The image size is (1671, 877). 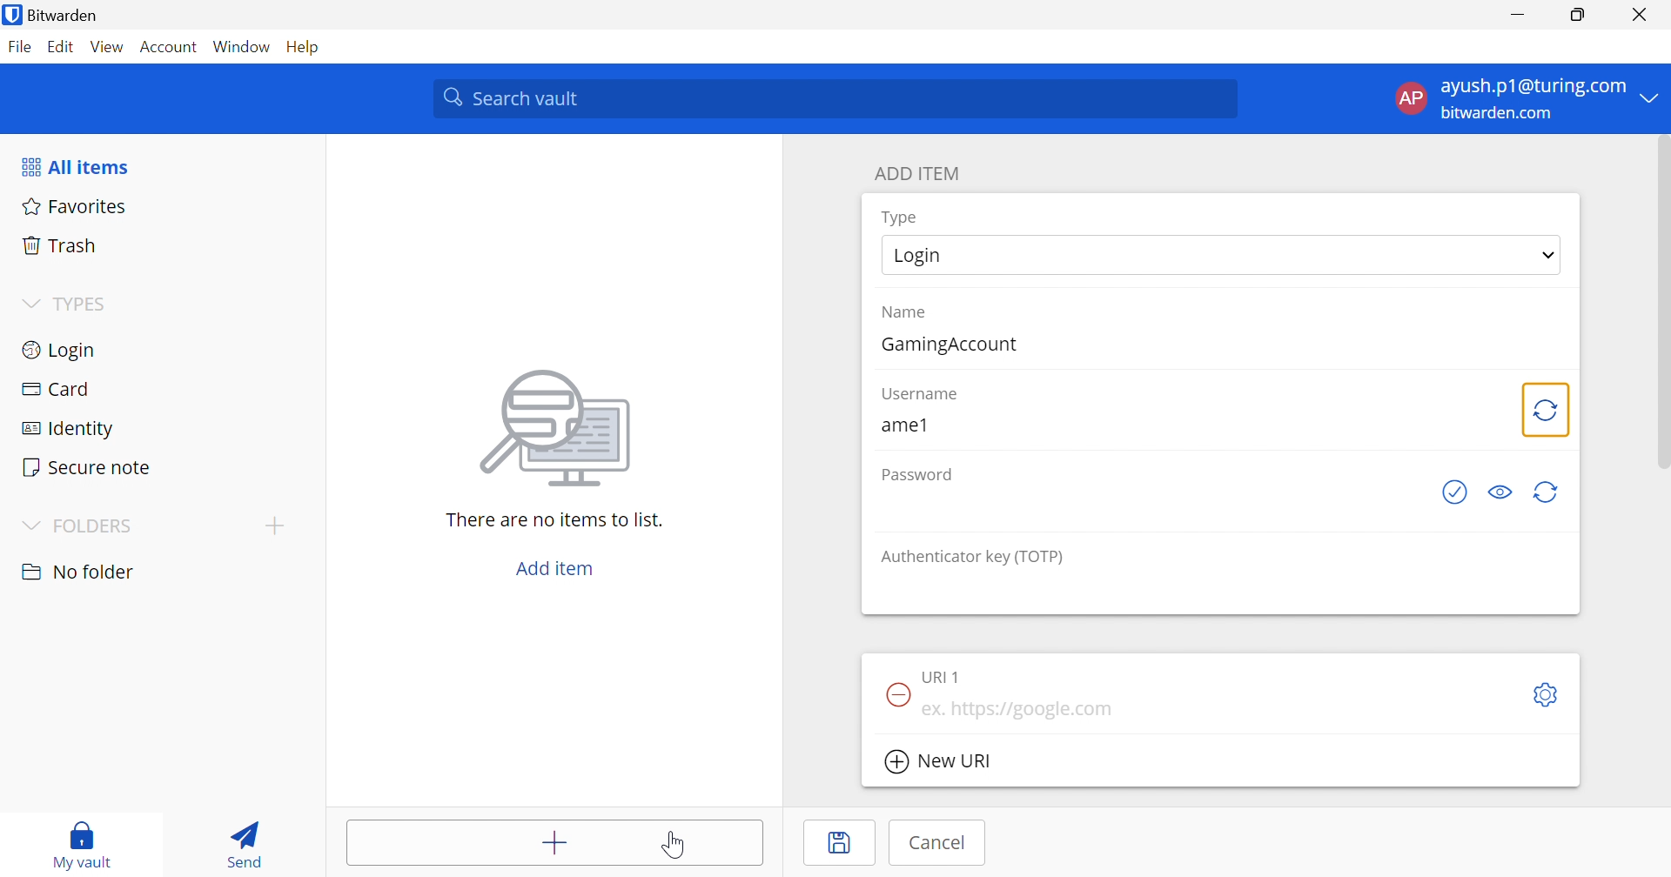 I want to click on Drop Down, so click(x=1654, y=97).